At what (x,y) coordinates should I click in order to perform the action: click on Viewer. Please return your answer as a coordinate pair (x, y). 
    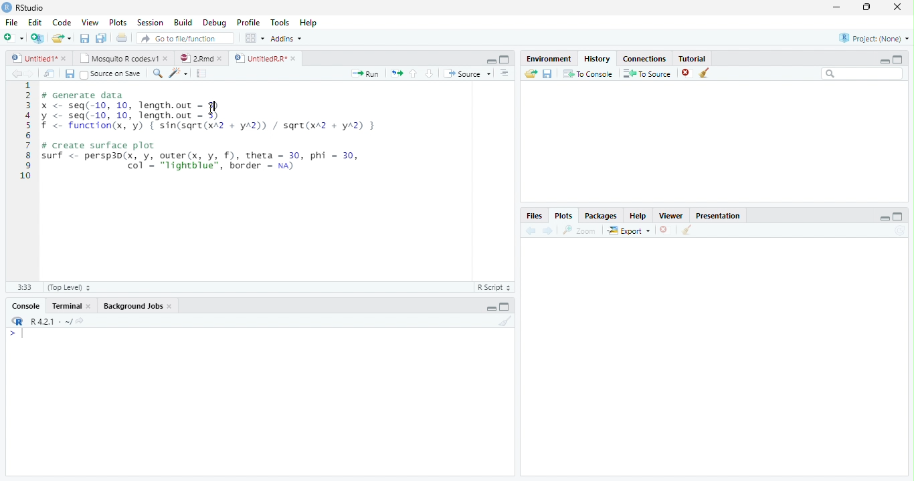
    Looking at the image, I should click on (670, 215).